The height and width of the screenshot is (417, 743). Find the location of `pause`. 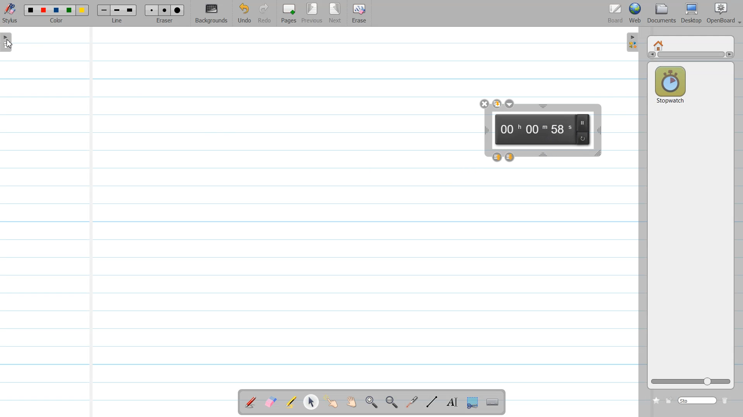

pause is located at coordinates (585, 122).